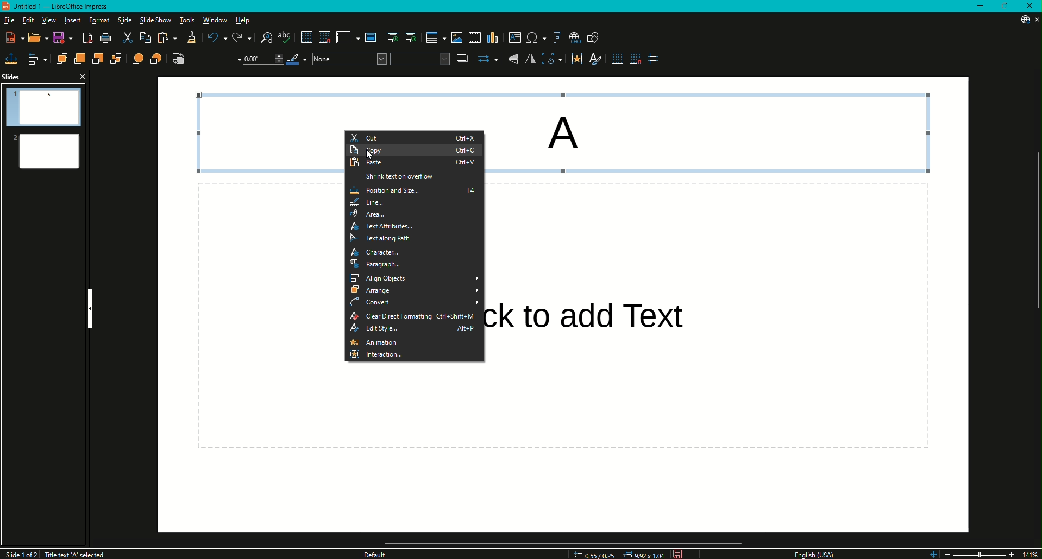 The width and height of the screenshot is (1042, 559). I want to click on Text Along Path, so click(413, 239).